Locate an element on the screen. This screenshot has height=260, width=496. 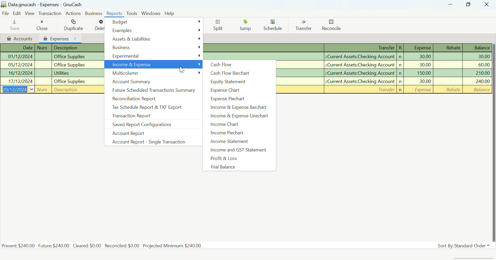
Data.gnucash - Expenses - GnuCash is located at coordinates (53, 4).